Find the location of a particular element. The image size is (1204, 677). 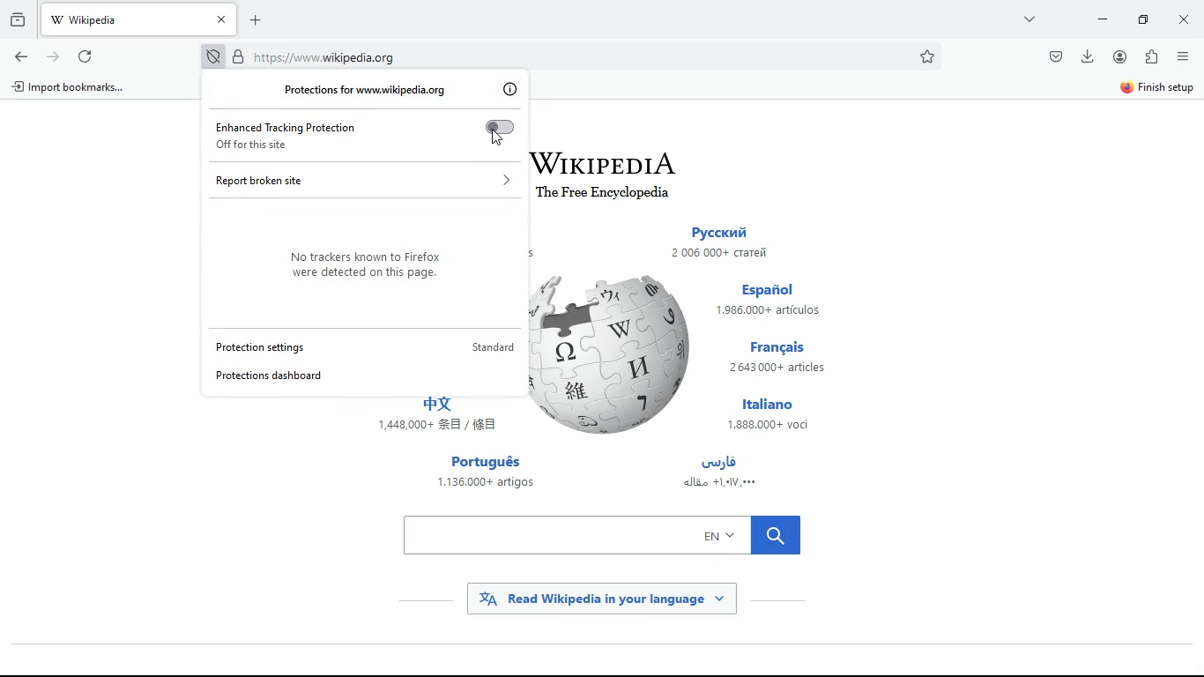

download is located at coordinates (1086, 58).